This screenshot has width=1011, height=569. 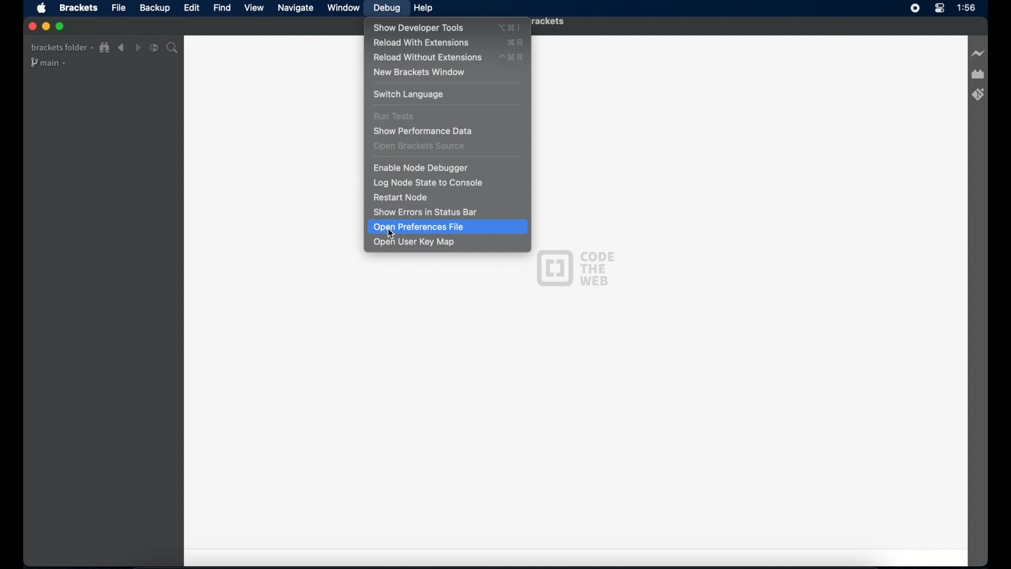 I want to click on extension manager, so click(x=978, y=74).